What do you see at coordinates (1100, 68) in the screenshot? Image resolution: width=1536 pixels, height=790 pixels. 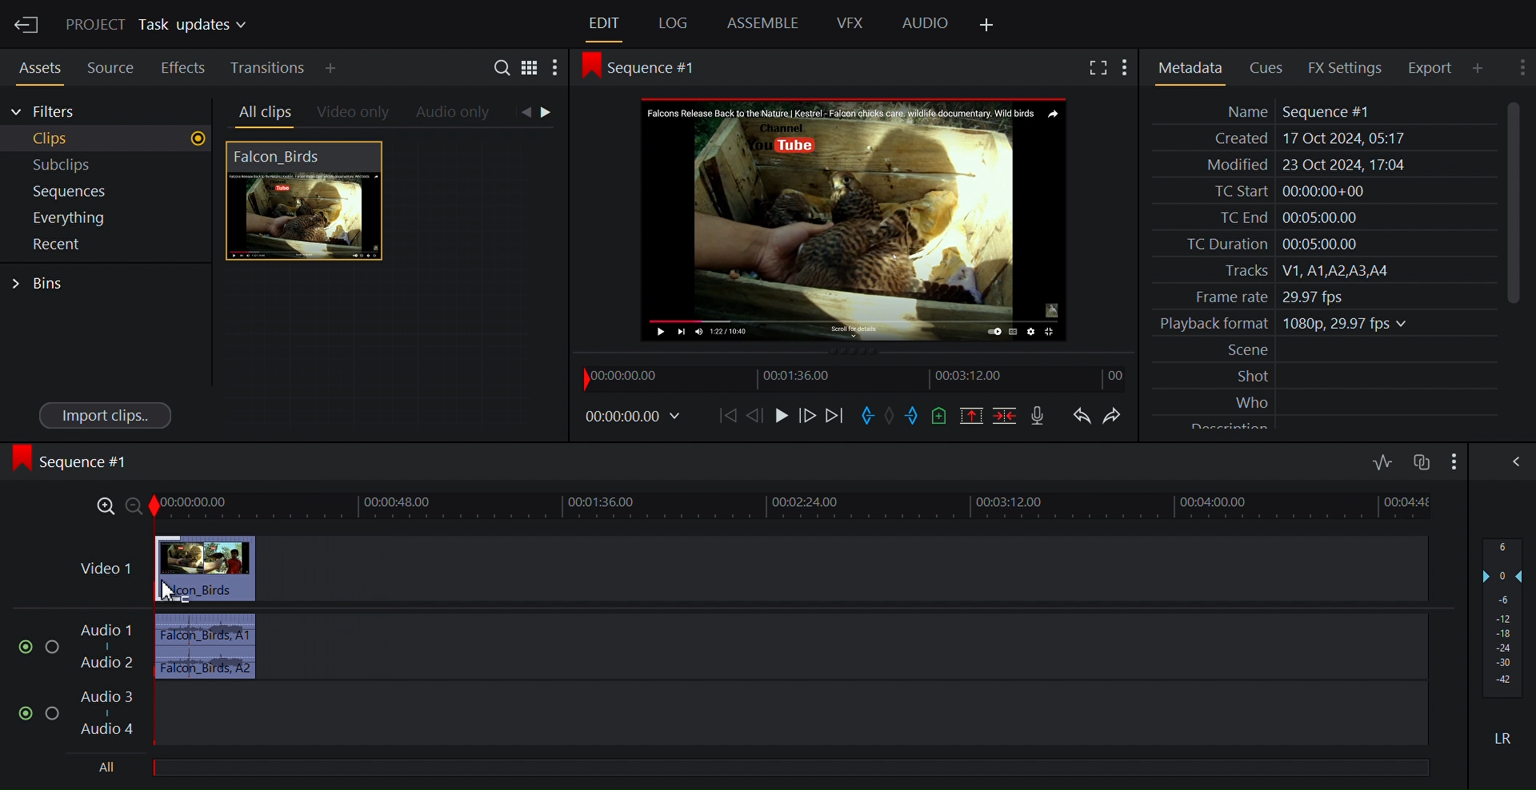 I see `Fullscreen` at bounding box center [1100, 68].